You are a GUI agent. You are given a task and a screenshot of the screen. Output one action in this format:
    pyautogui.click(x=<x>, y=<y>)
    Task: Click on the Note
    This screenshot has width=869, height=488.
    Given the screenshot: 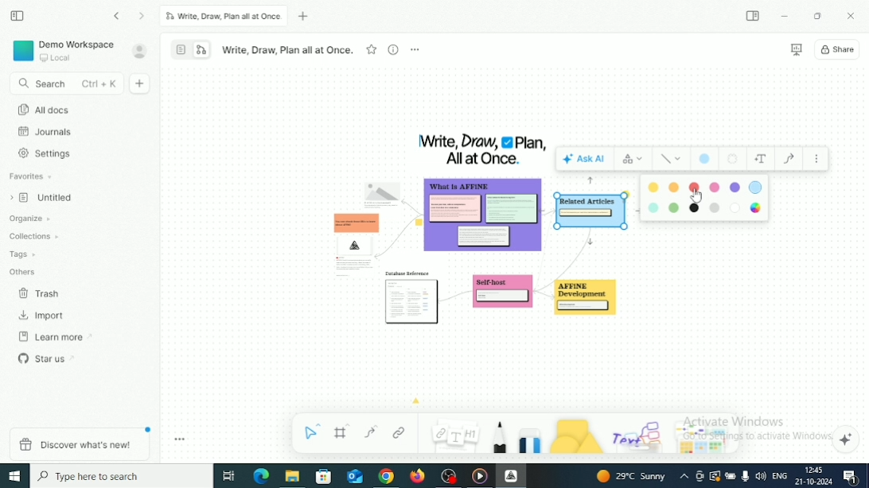 What is the action you would take?
    pyautogui.click(x=454, y=434)
    